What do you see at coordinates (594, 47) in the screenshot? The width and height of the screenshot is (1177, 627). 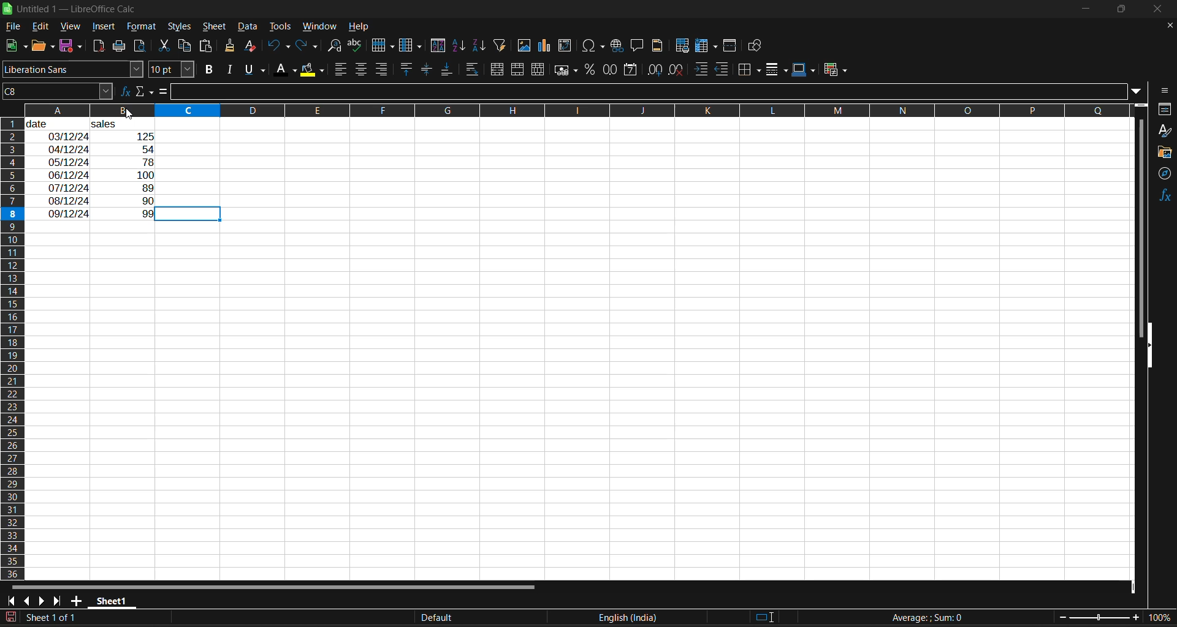 I see `insert special characters` at bounding box center [594, 47].